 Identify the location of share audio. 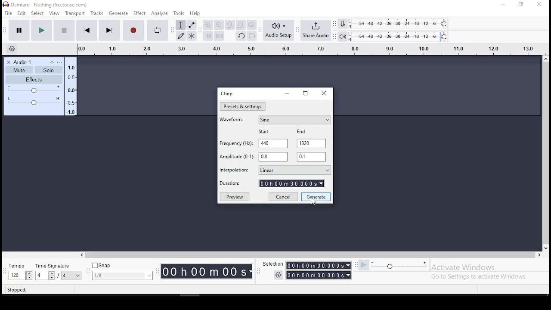
(316, 31).